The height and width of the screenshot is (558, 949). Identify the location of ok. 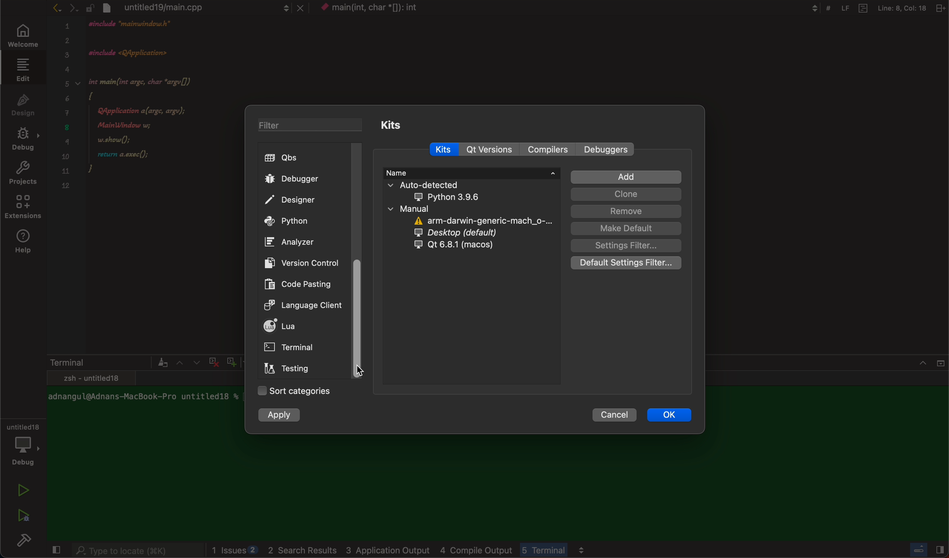
(669, 415).